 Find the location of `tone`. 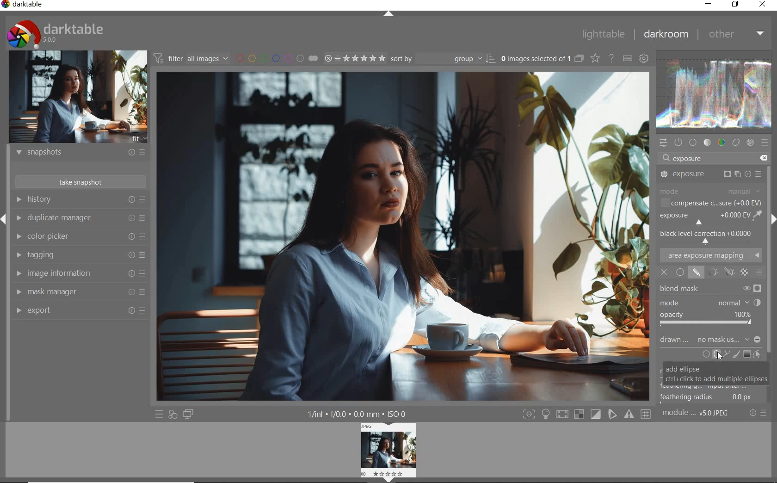

tone is located at coordinates (707, 142).